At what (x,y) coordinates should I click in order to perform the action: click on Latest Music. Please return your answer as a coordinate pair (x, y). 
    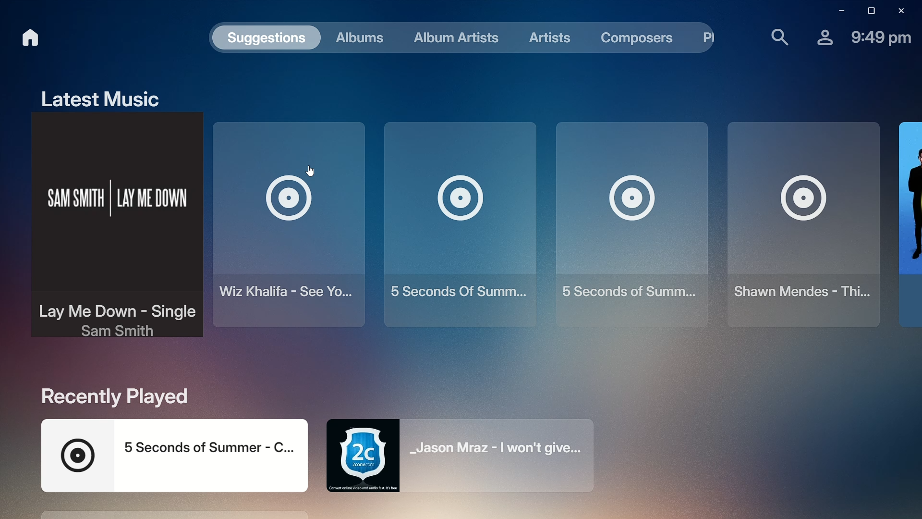
    Looking at the image, I should click on (96, 96).